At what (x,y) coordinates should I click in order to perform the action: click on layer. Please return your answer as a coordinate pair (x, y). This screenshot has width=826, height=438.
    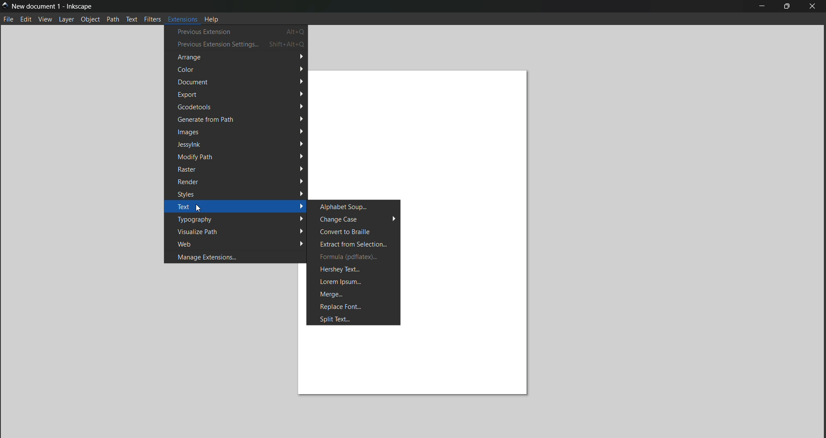
    Looking at the image, I should click on (68, 20).